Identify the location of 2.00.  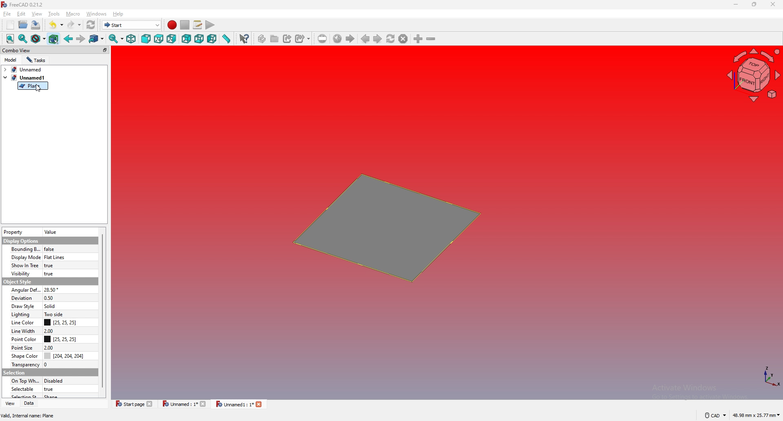
(50, 347).